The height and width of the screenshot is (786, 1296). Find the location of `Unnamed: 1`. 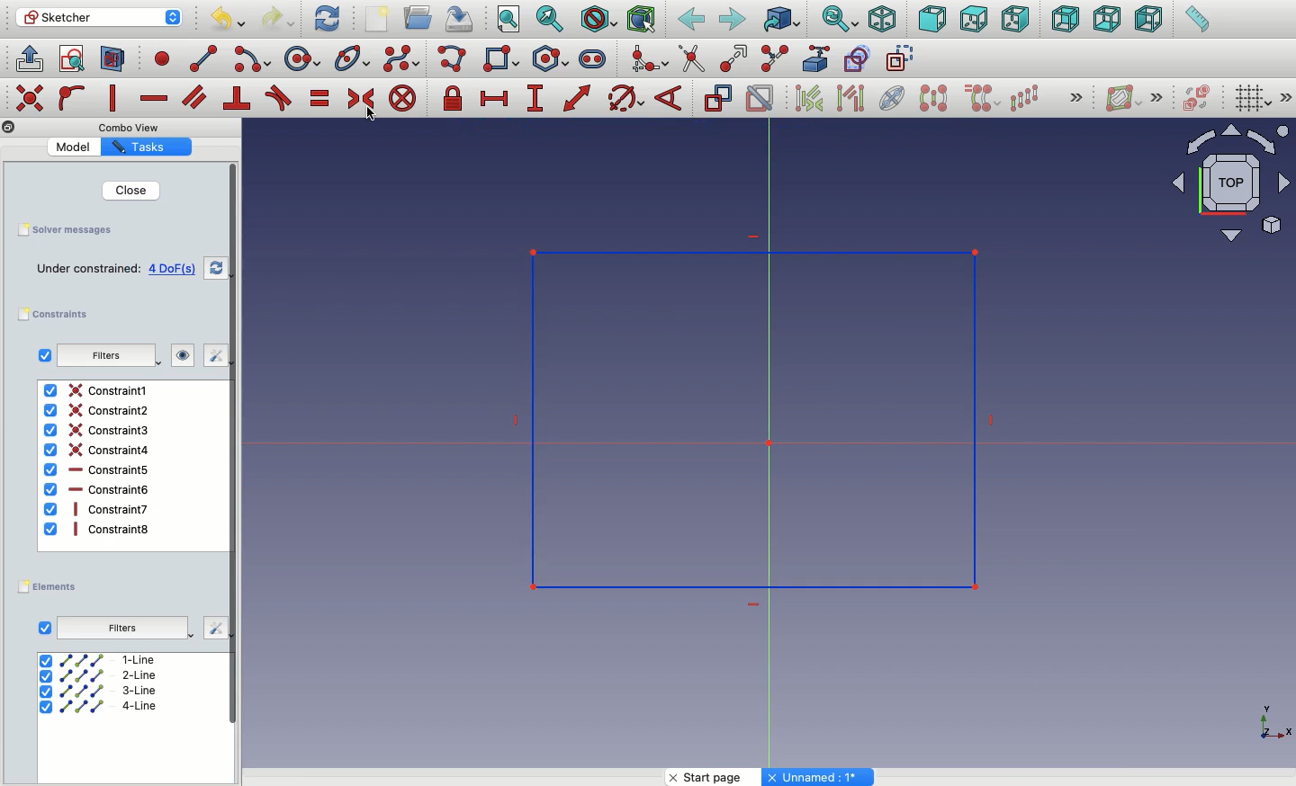

Unnamed: 1 is located at coordinates (819, 777).